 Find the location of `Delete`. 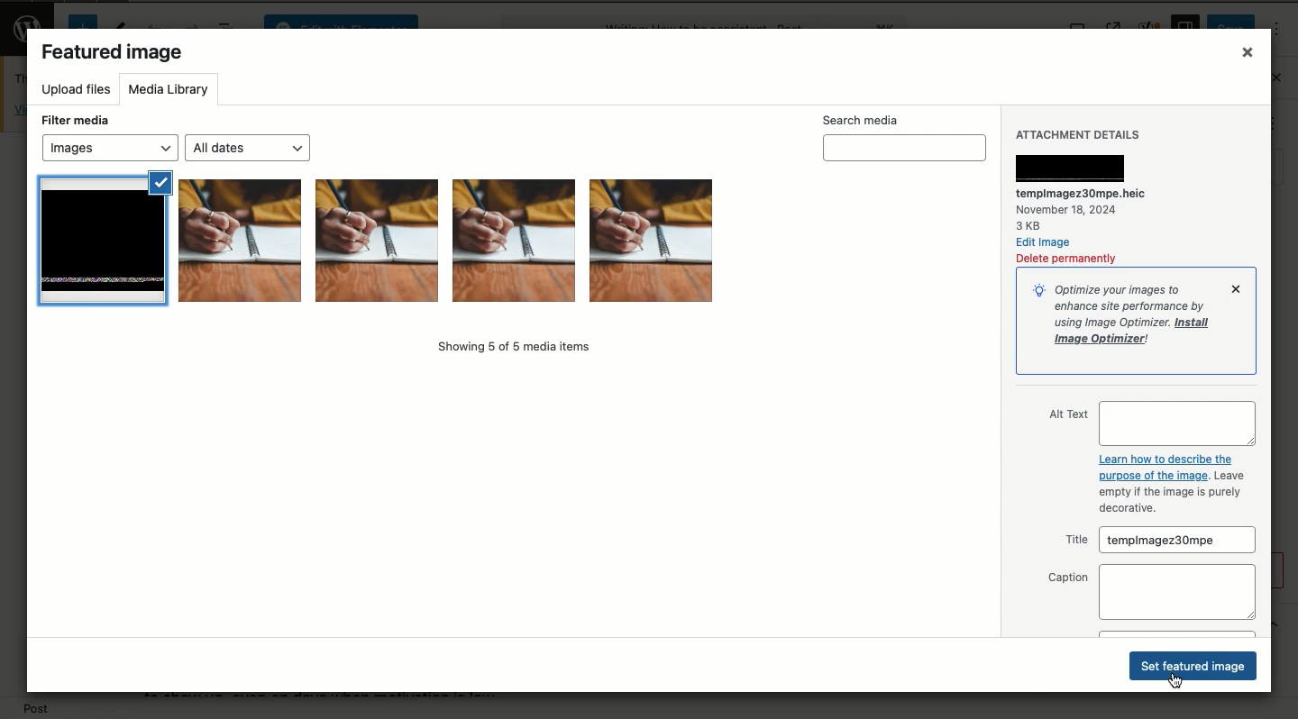

Delete is located at coordinates (1080, 259).